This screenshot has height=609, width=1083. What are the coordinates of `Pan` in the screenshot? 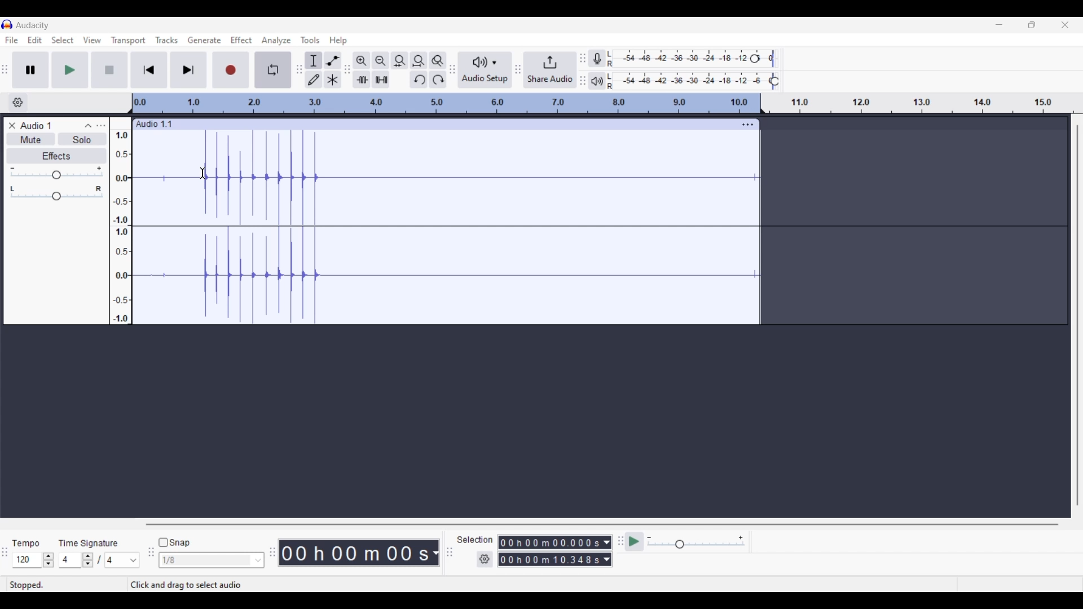 It's located at (56, 197).